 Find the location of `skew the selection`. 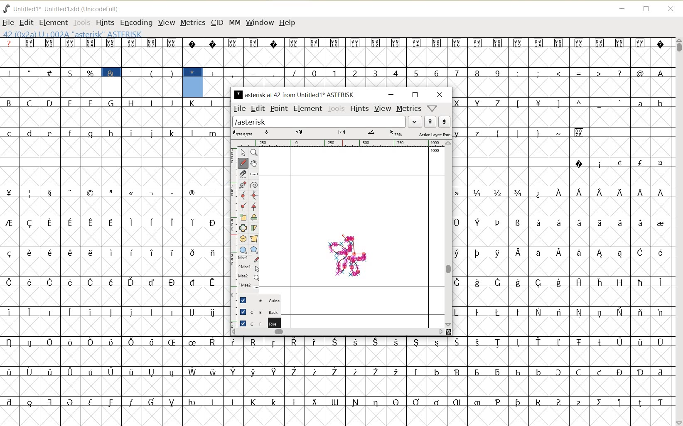

skew the selection is located at coordinates (254, 228).